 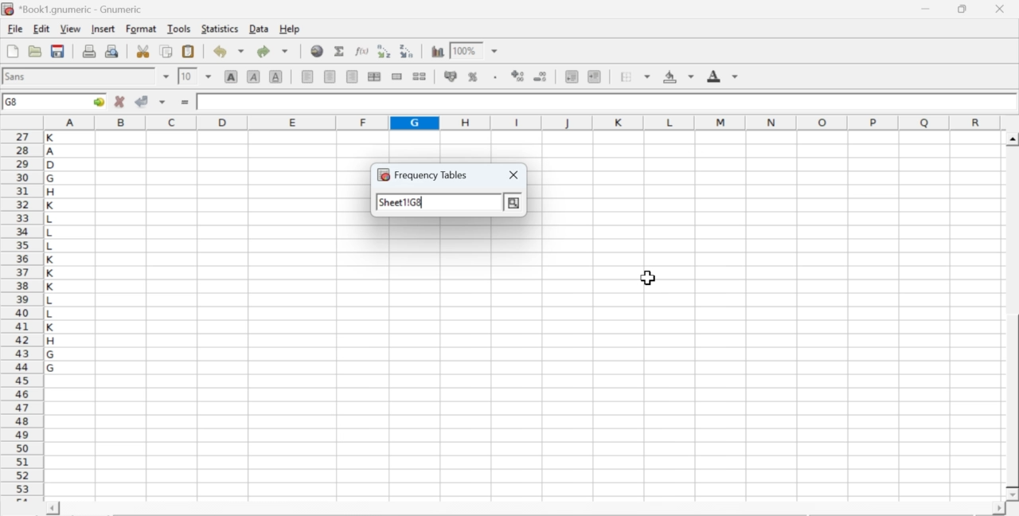 What do you see at coordinates (167, 76) in the screenshot?
I see `drop down` at bounding box center [167, 76].